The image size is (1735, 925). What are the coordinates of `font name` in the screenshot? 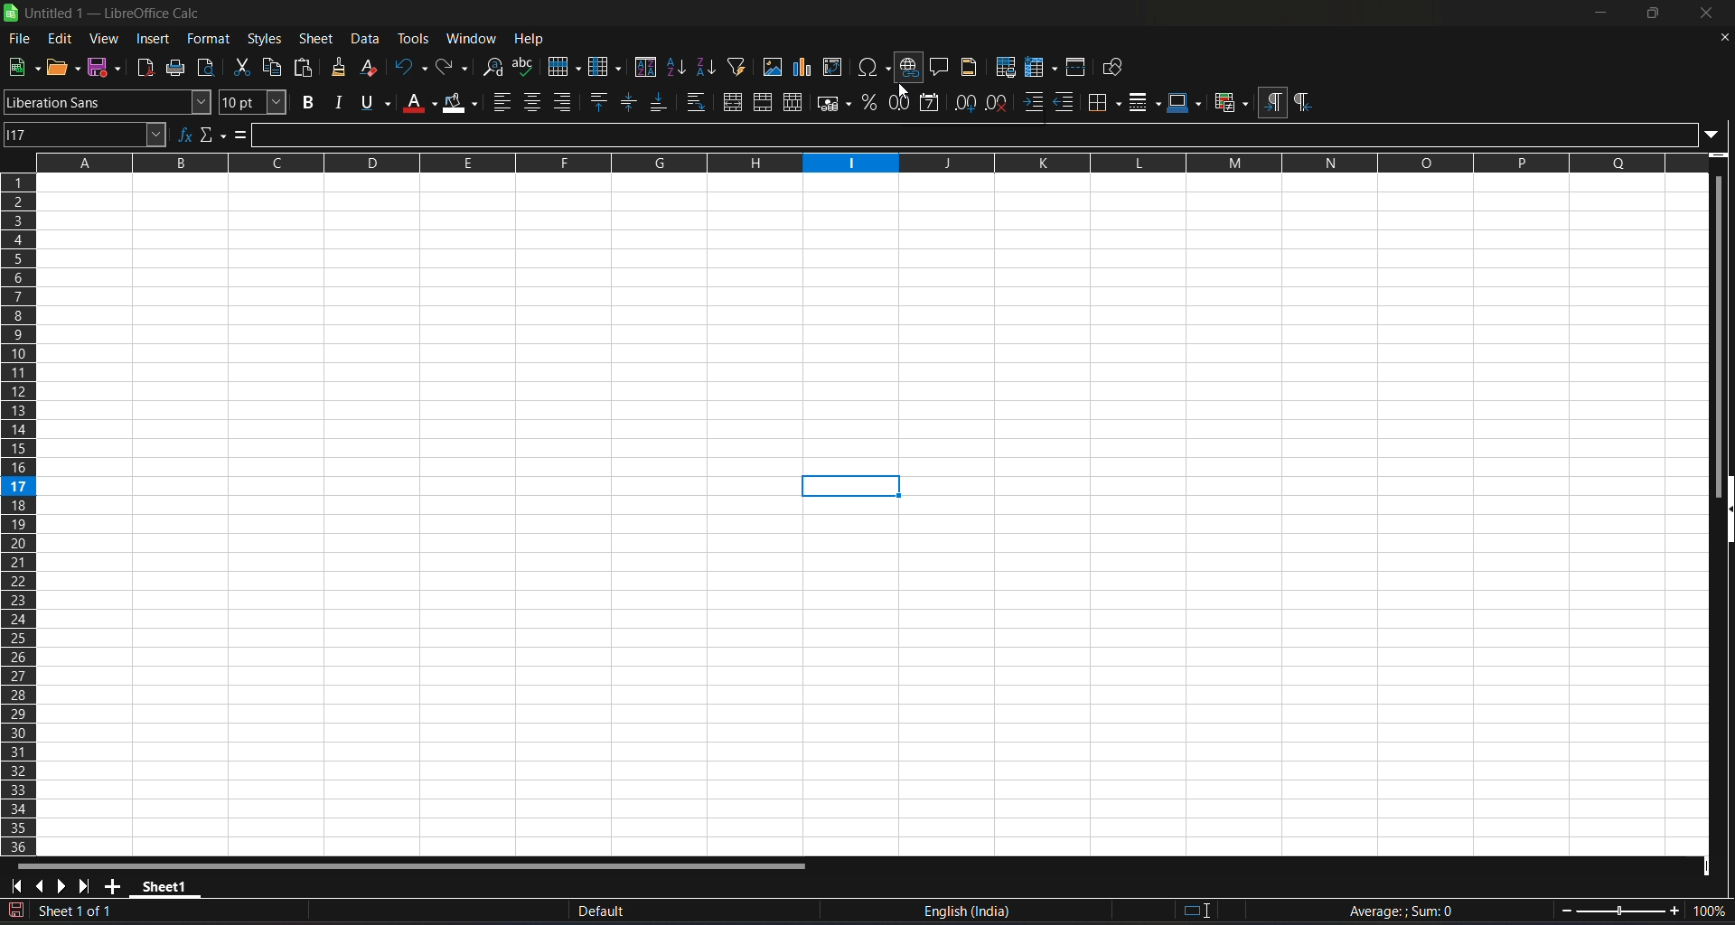 It's located at (108, 101).